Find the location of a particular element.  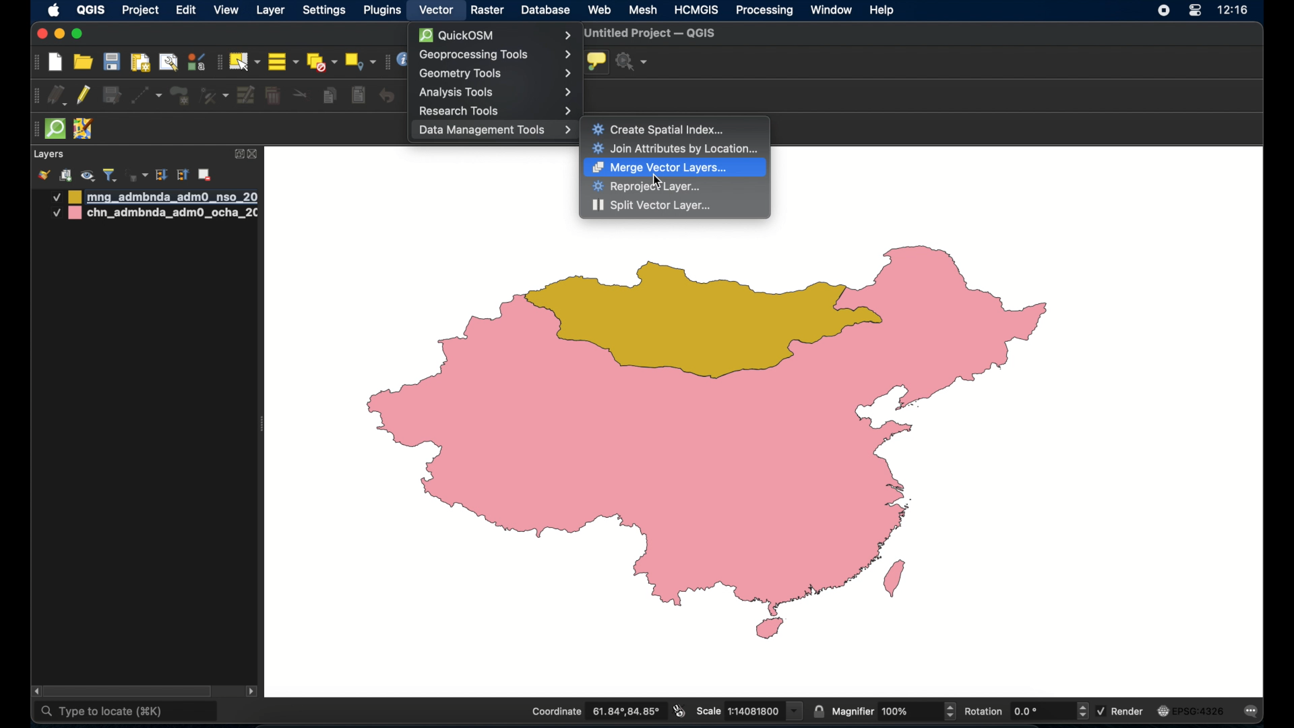

paste features is located at coordinates (357, 94).